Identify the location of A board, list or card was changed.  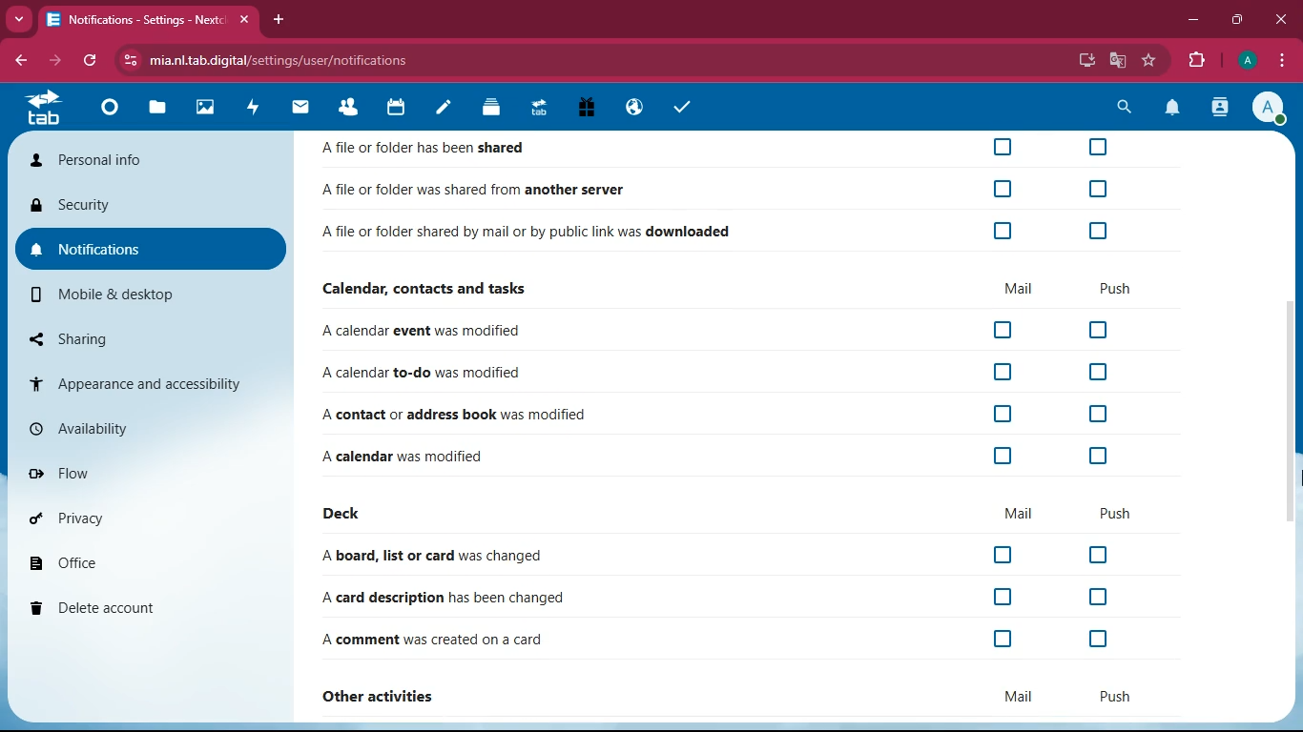
(442, 554).